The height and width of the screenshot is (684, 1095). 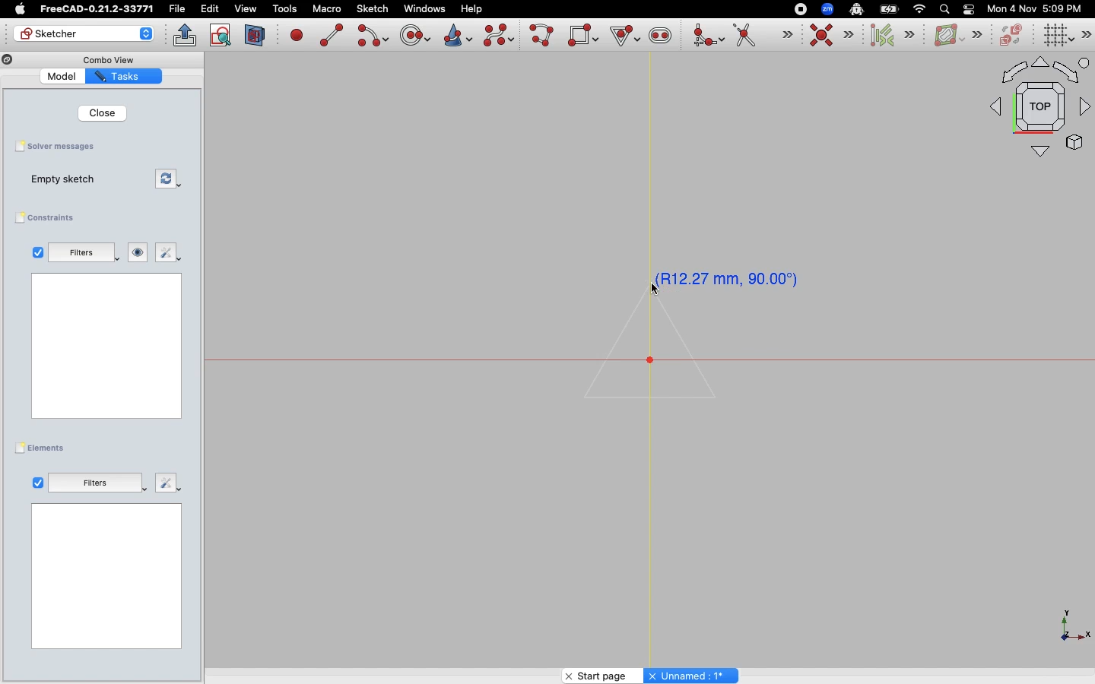 What do you see at coordinates (542, 36) in the screenshot?
I see `Create poly line` at bounding box center [542, 36].